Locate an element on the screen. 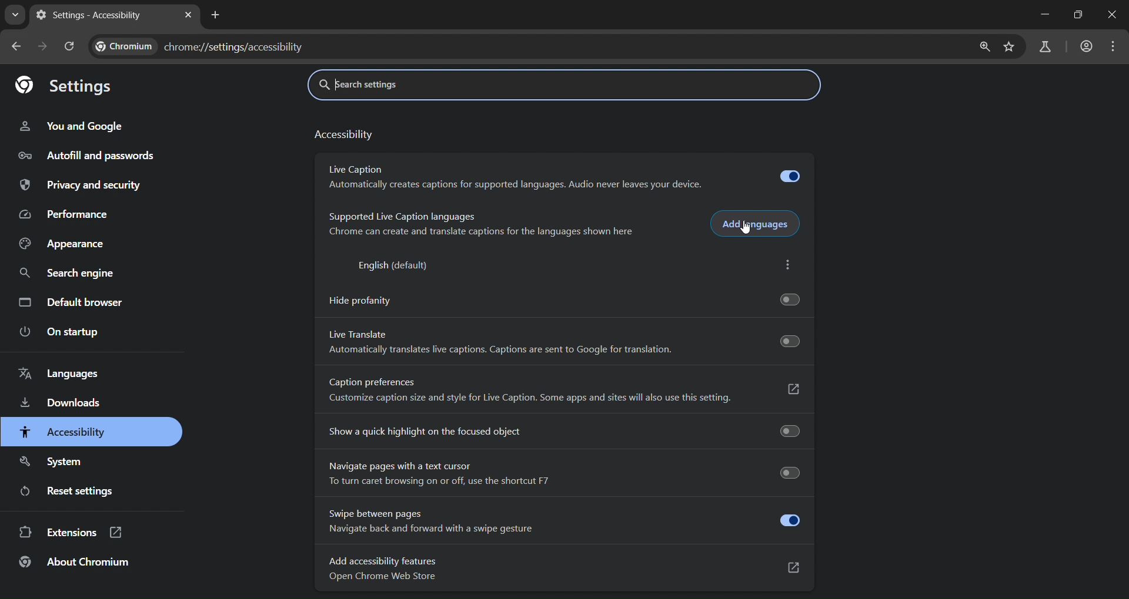 The width and height of the screenshot is (1129, 599). menu is located at coordinates (1114, 47).